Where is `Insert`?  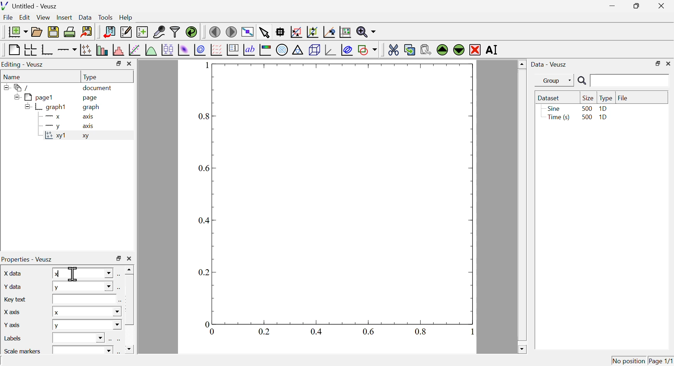
Insert is located at coordinates (64, 17).